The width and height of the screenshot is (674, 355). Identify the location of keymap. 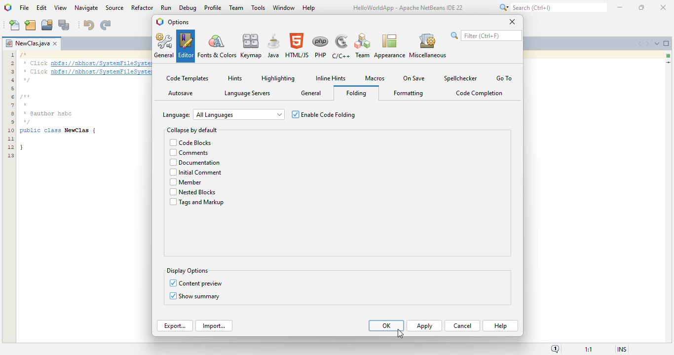
(252, 46).